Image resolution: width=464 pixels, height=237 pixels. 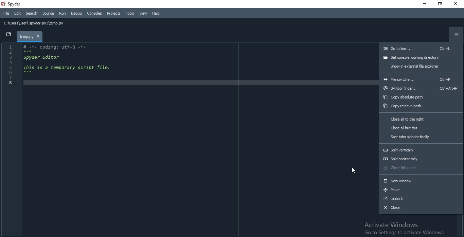 I want to click on new window, so click(x=421, y=181).